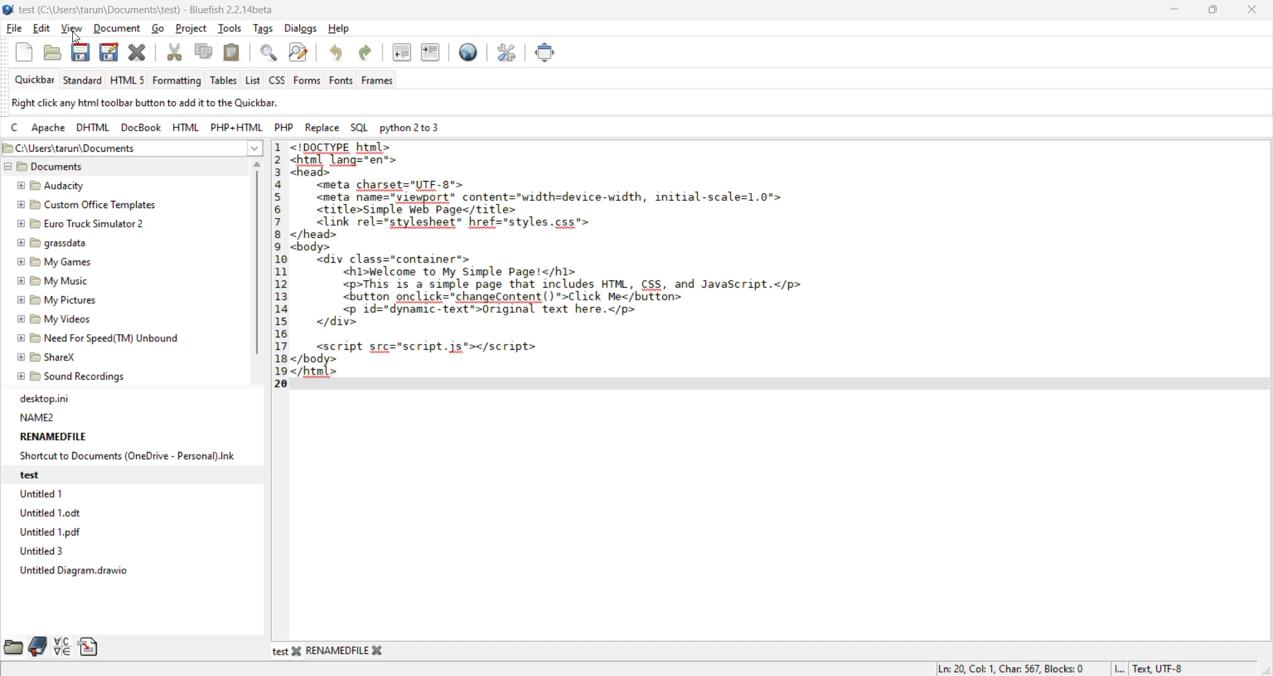 This screenshot has width=1273, height=676. I want to click on html, so click(186, 128).